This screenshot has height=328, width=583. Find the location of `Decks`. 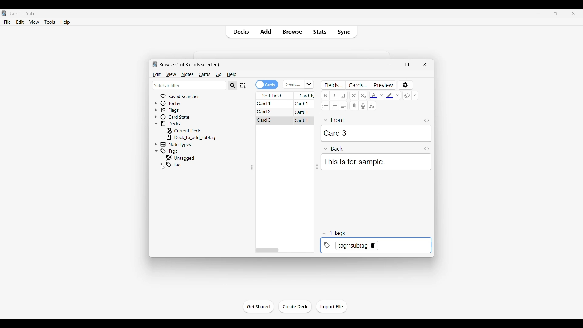

Decks is located at coordinates (240, 32).